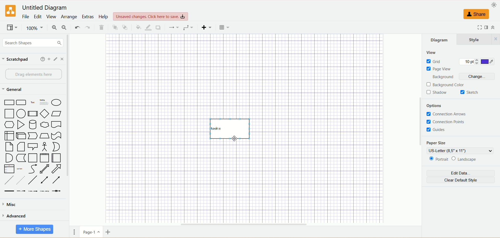  I want to click on Sparsely Dotted Line, so click(20, 181).